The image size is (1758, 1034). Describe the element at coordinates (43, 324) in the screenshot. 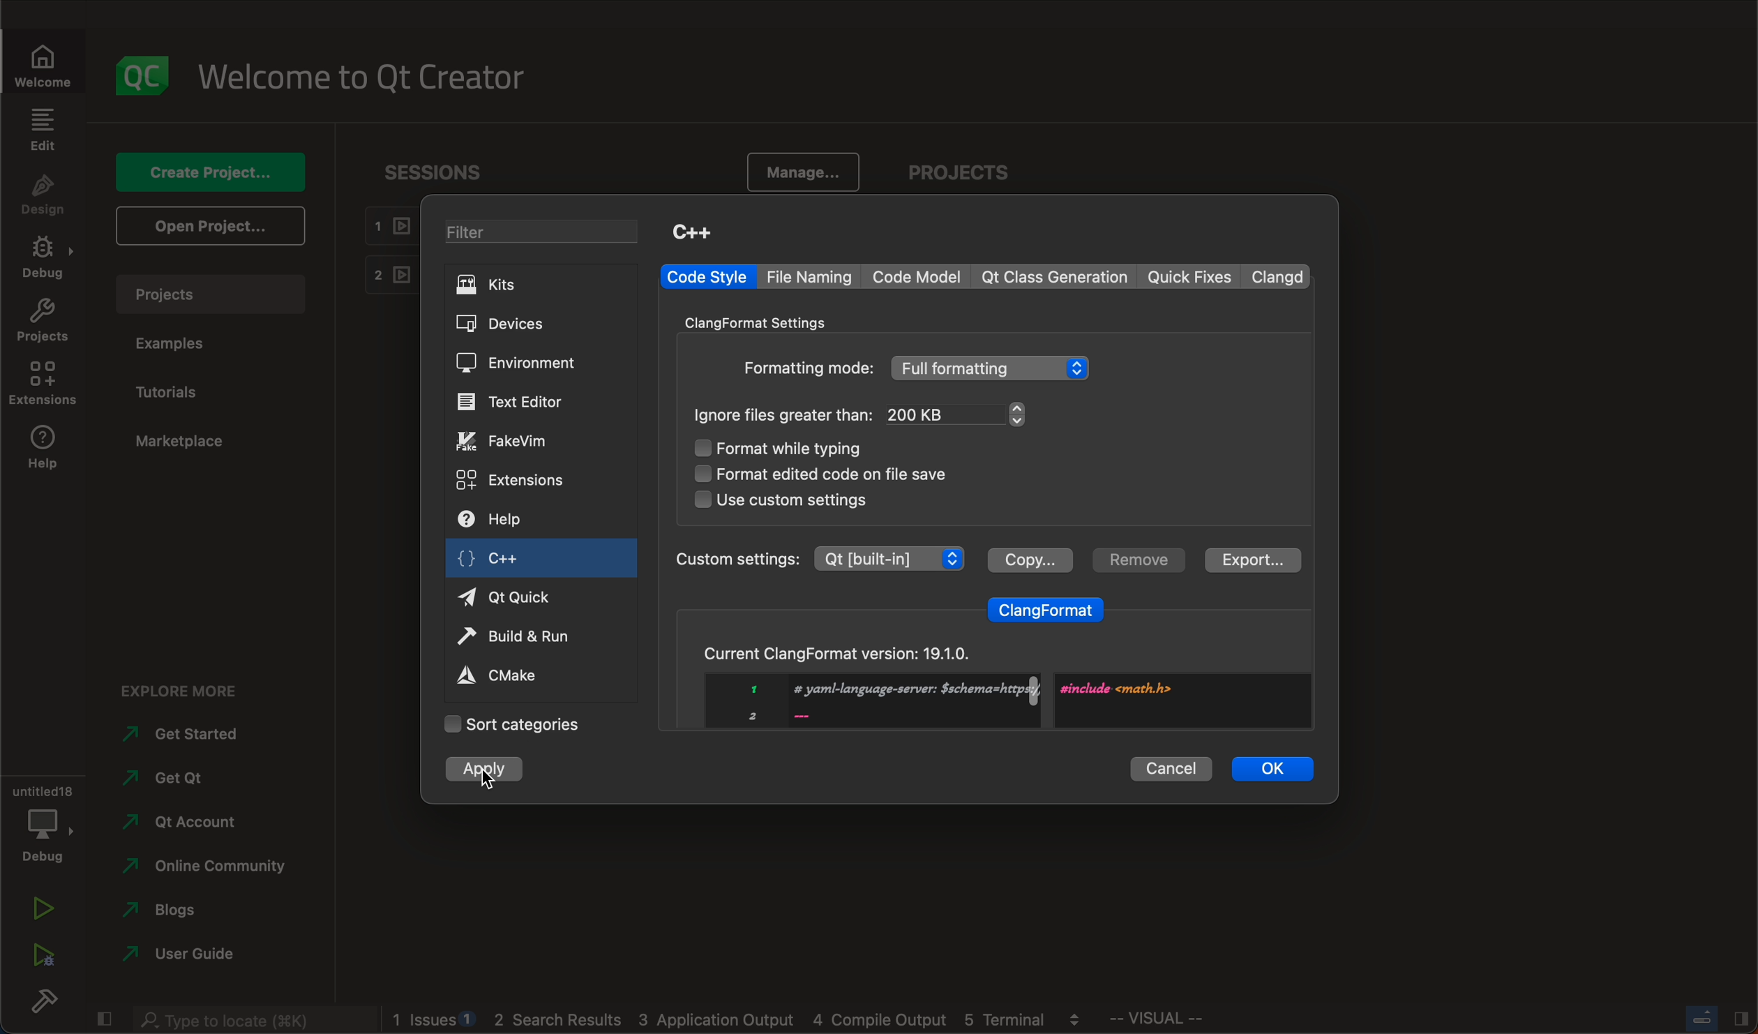

I see `projects` at that location.